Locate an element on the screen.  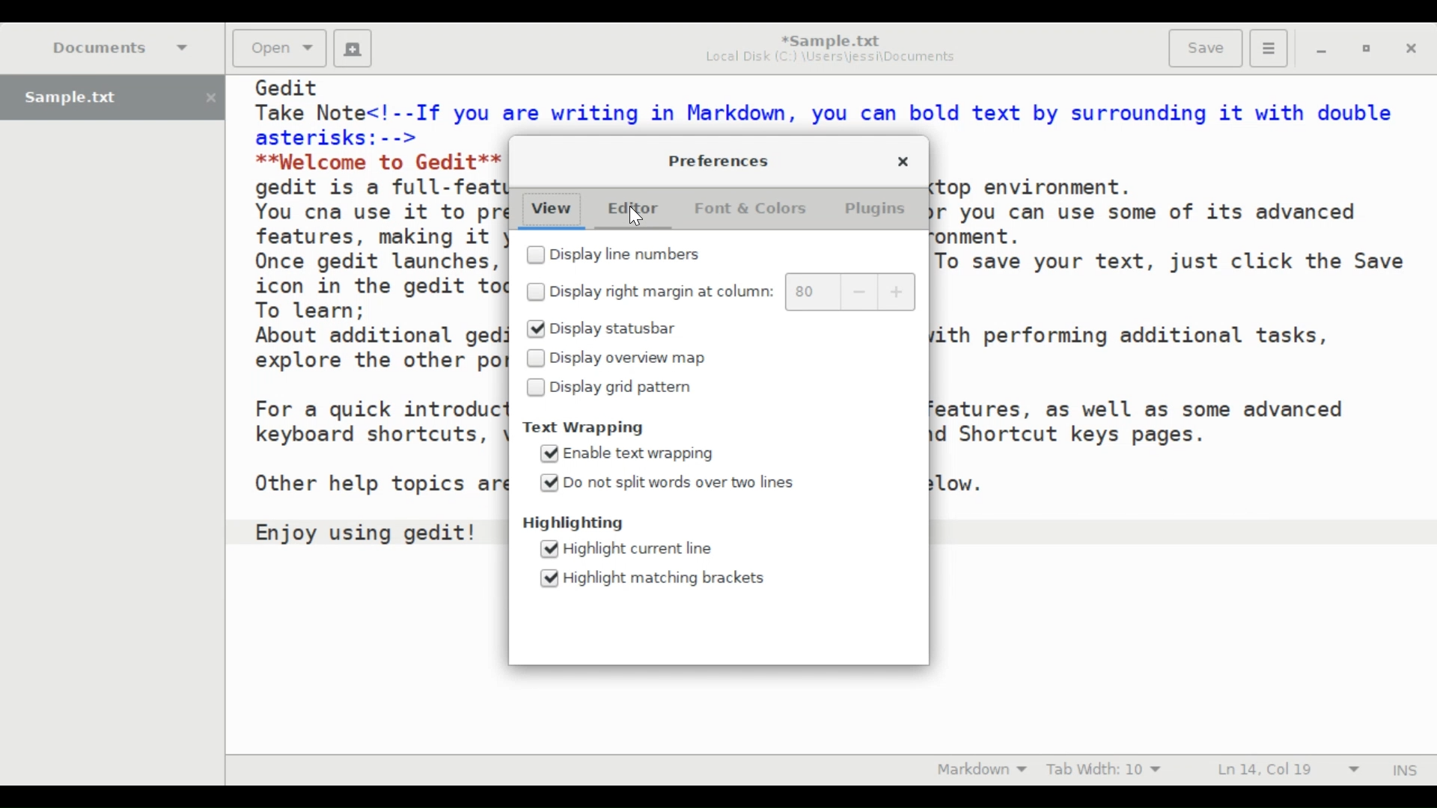
Create a new Document is located at coordinates (353, 49).